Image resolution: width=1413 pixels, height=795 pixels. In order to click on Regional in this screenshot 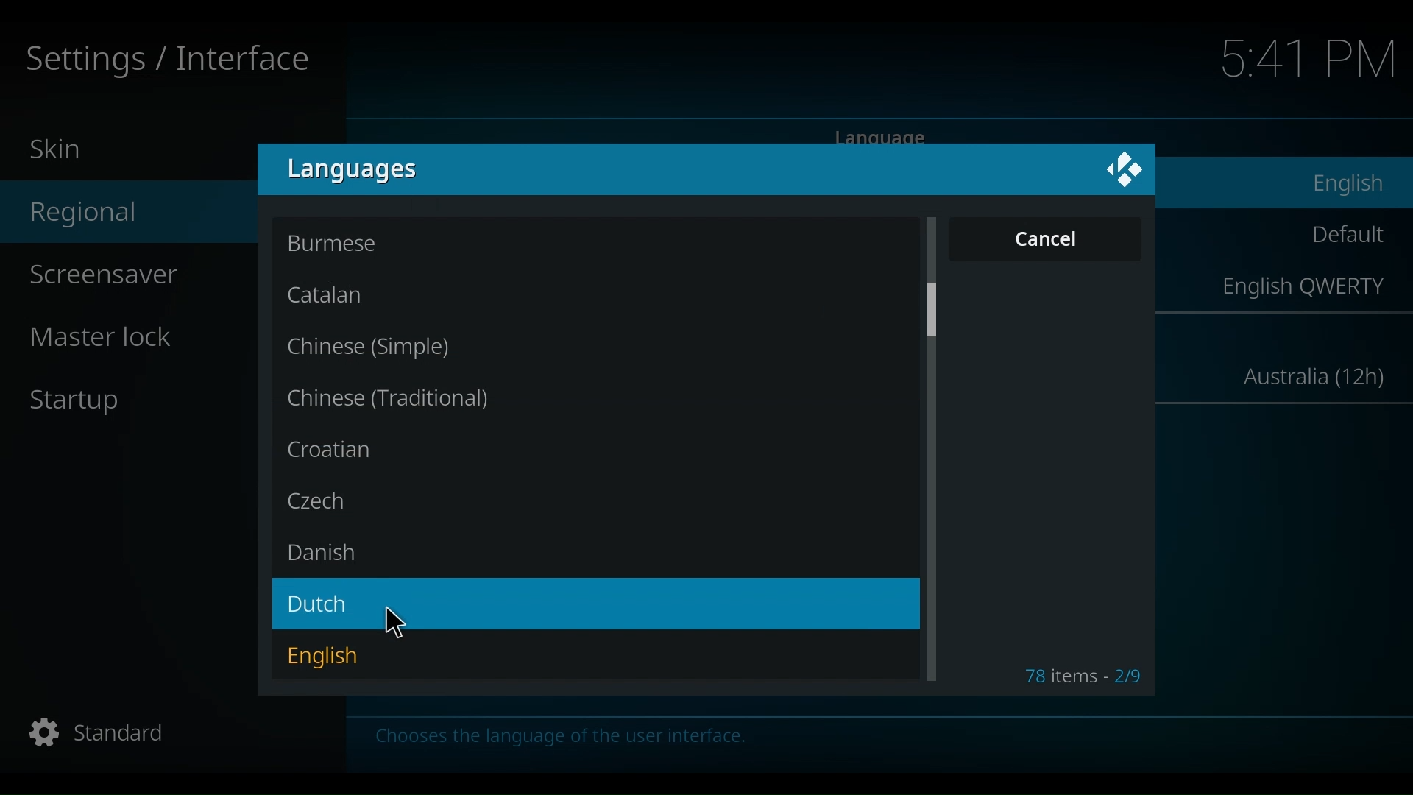, I will do `click(107, 216)`.